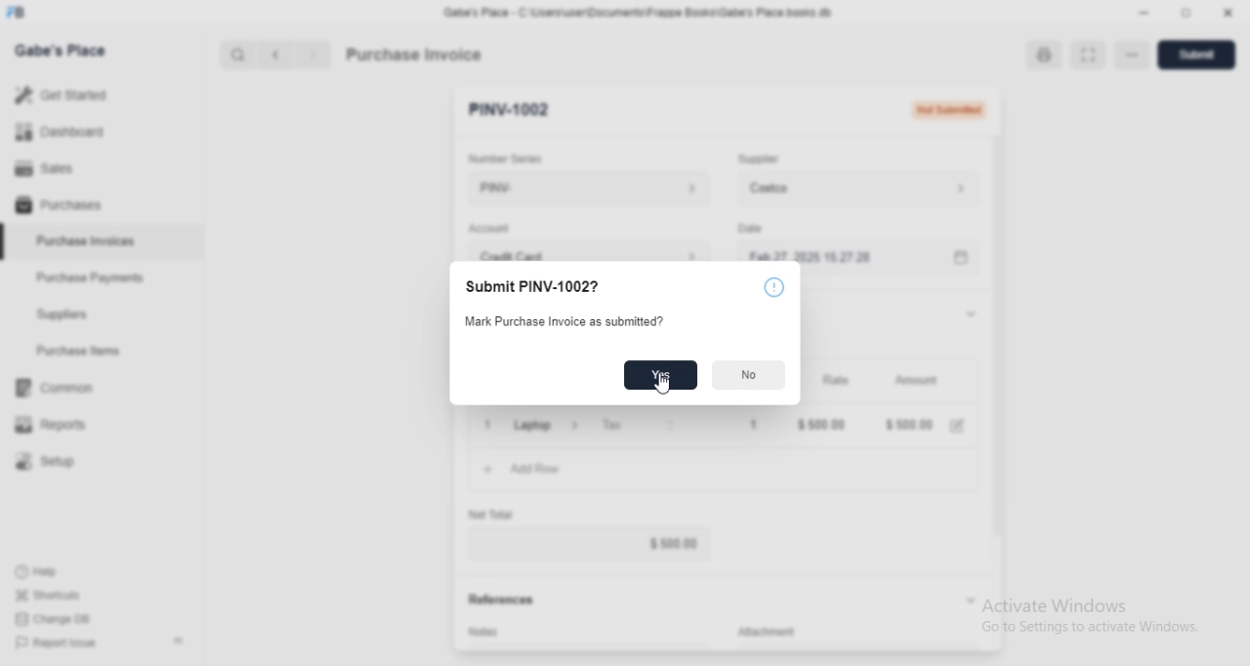 The height and width of the screenshot is (666, 1250). What do you see at coordinates (1091, 615) in the screenshot?
I see `Activate Windows Go to Settings to activate Windows.` at bounding box center [1091, 615].